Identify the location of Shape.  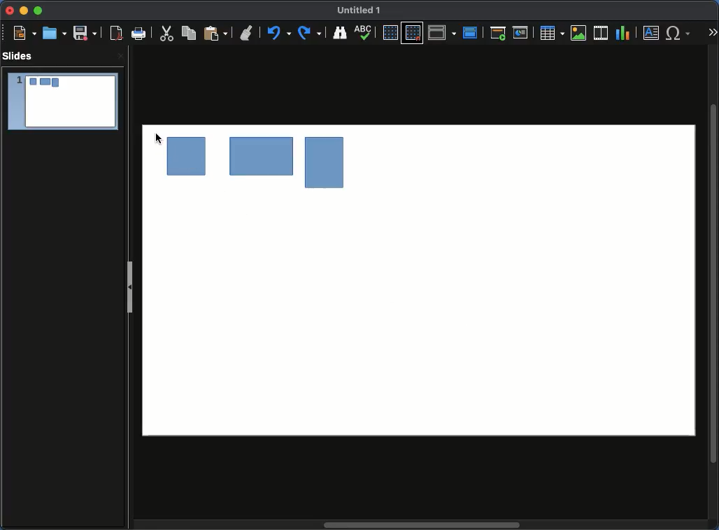
(187, 155).